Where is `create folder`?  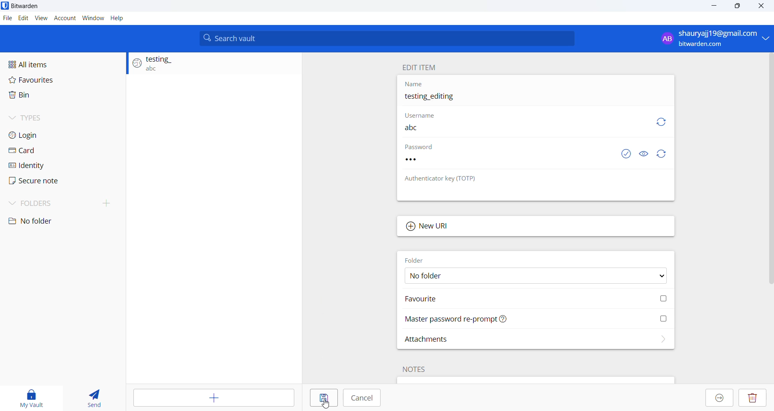
create folder is located at coordinates (110, 203).